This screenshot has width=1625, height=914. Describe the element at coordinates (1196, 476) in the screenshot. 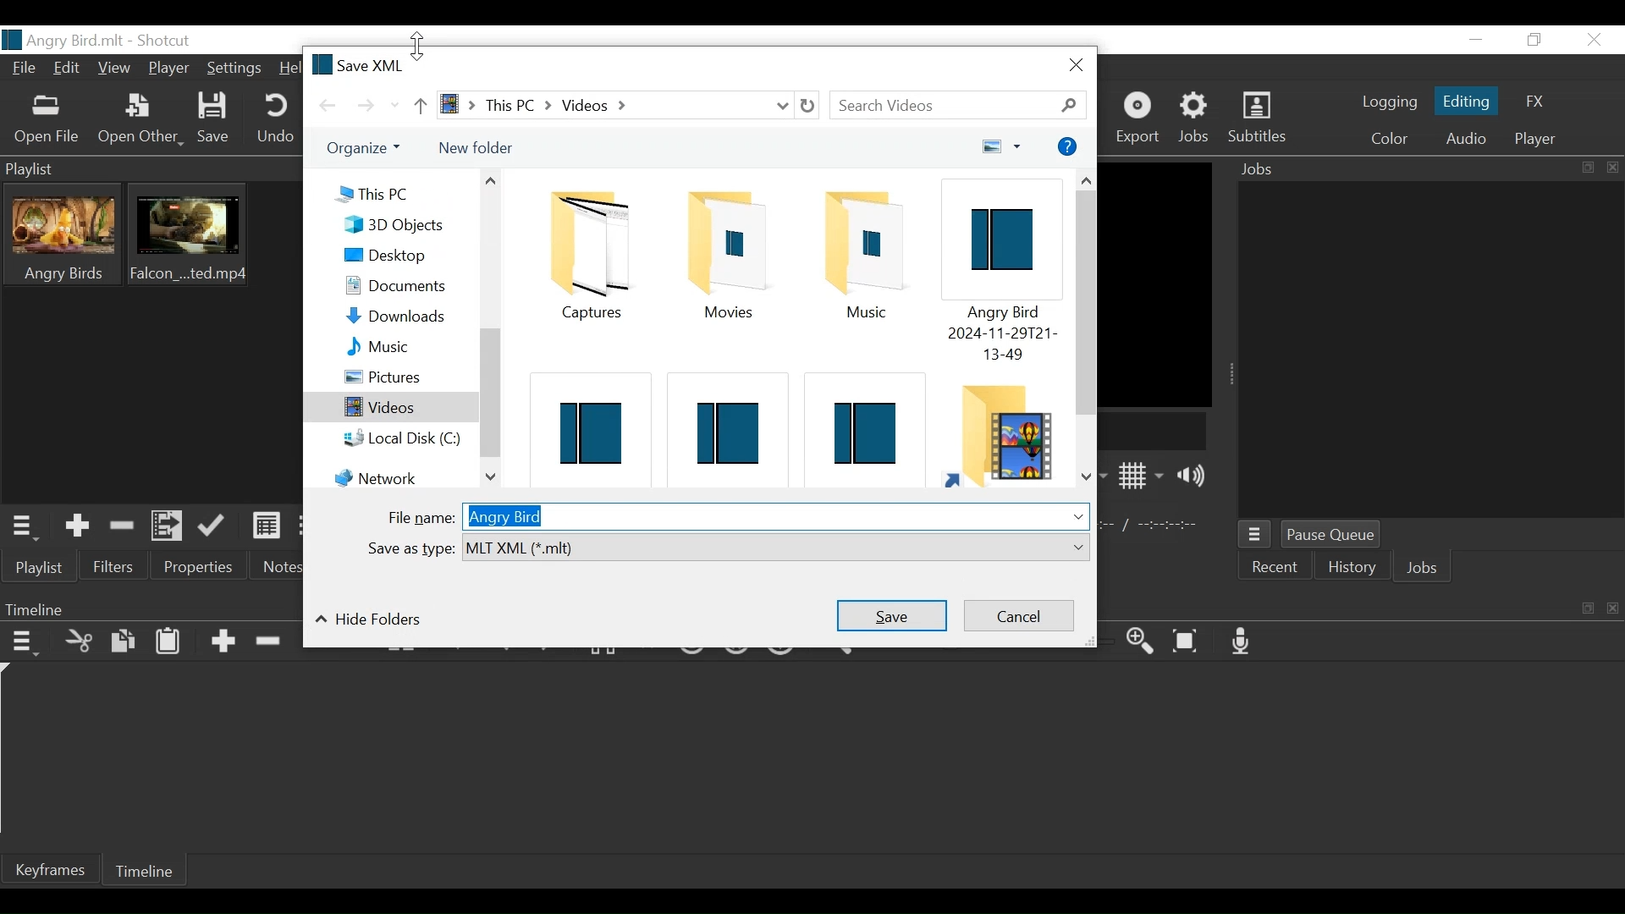

I see `Show volume control` at that location.